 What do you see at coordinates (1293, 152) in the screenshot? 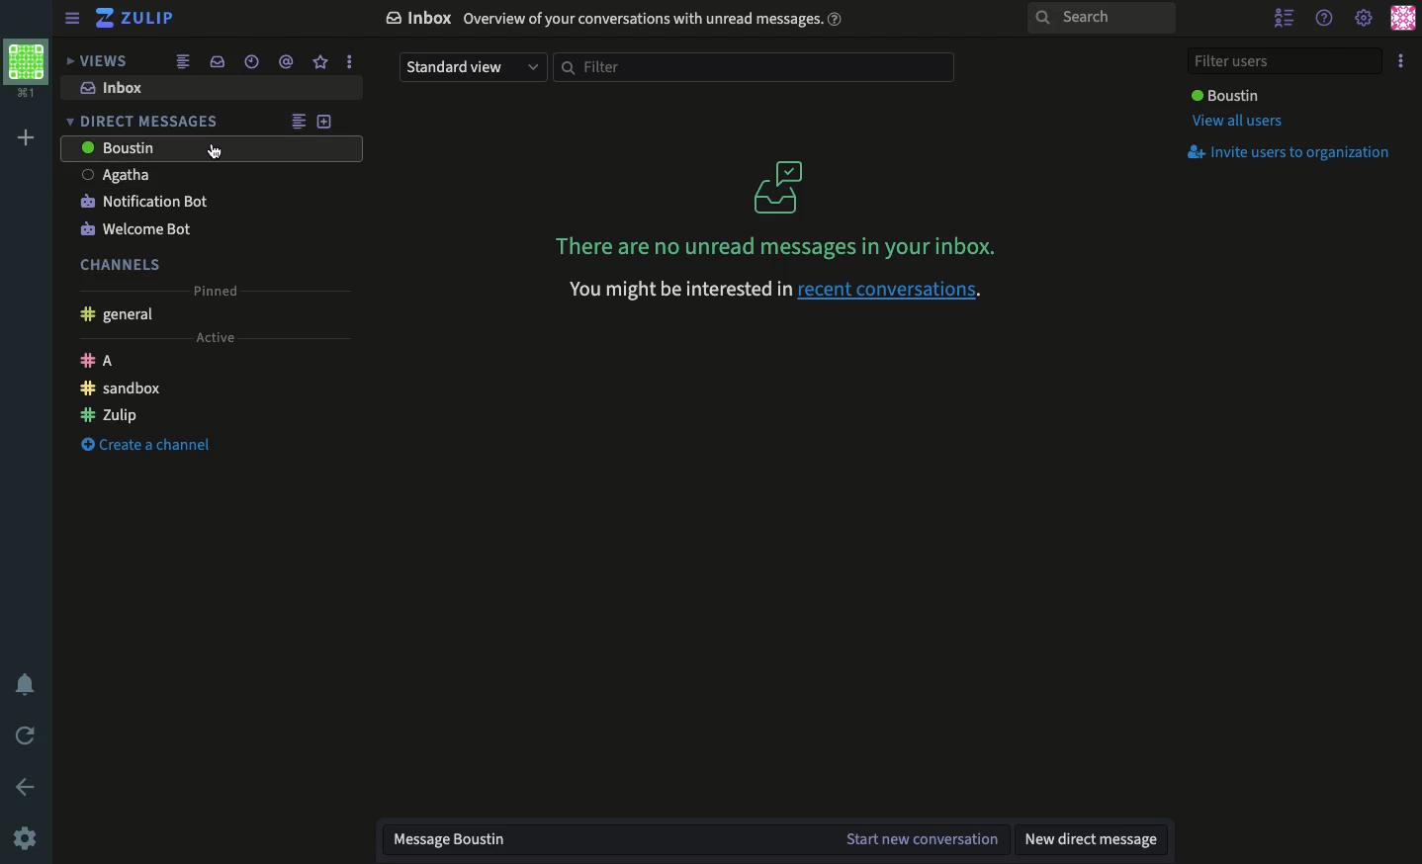
I see `Invite users to organization` at bounding box center [1293, 152].